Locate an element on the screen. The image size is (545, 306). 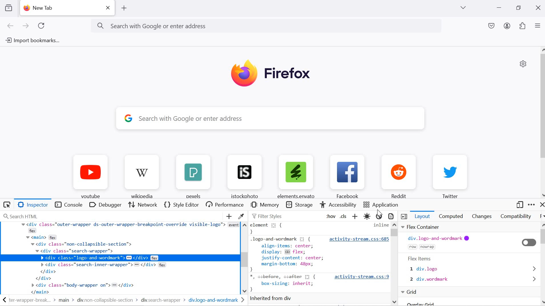
Toggle pseudo-classes is located at coordinates (331, 216).